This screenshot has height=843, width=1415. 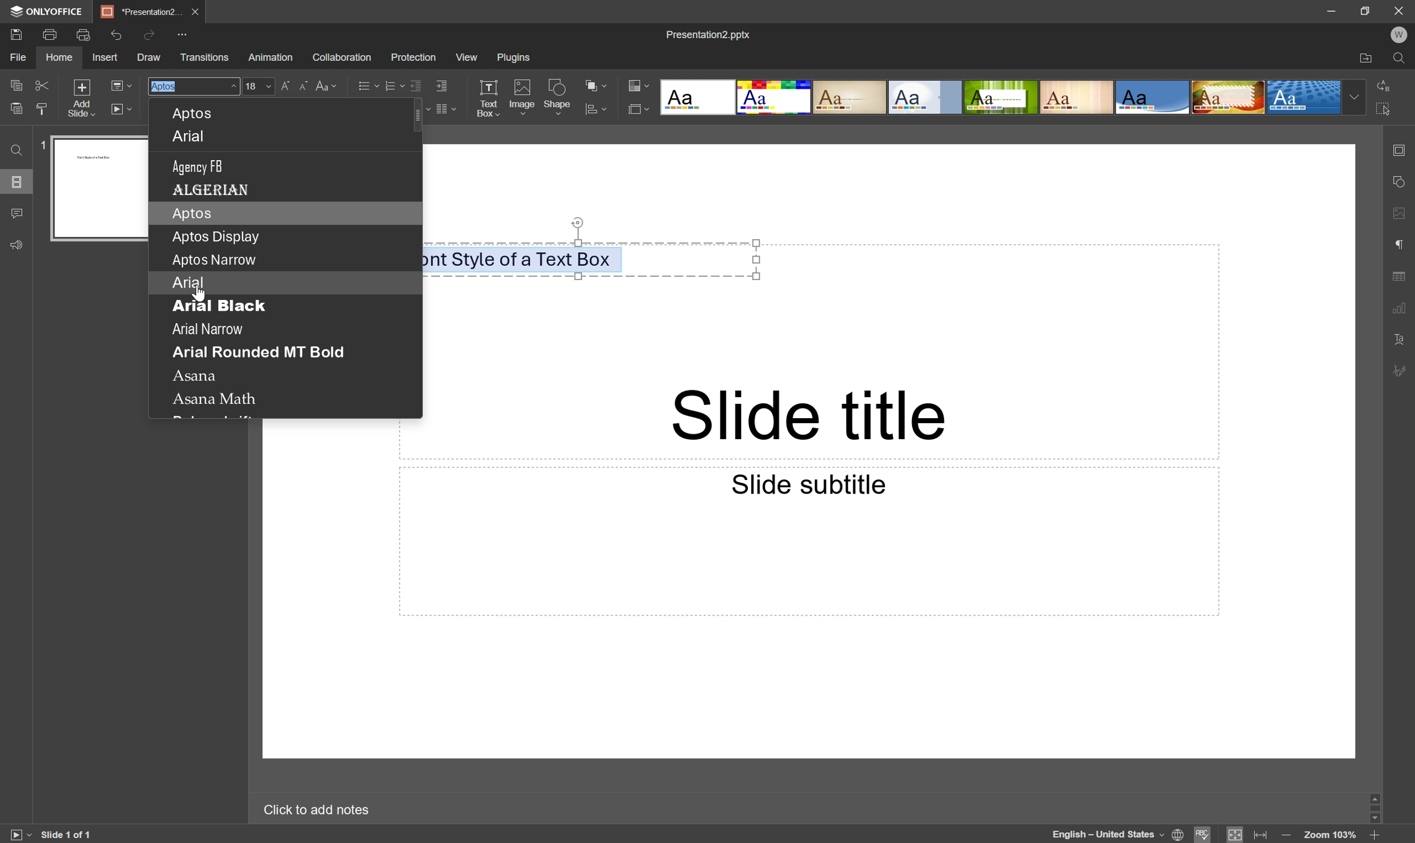 I want to click on Restore Down, so click(x=1369, y=8).